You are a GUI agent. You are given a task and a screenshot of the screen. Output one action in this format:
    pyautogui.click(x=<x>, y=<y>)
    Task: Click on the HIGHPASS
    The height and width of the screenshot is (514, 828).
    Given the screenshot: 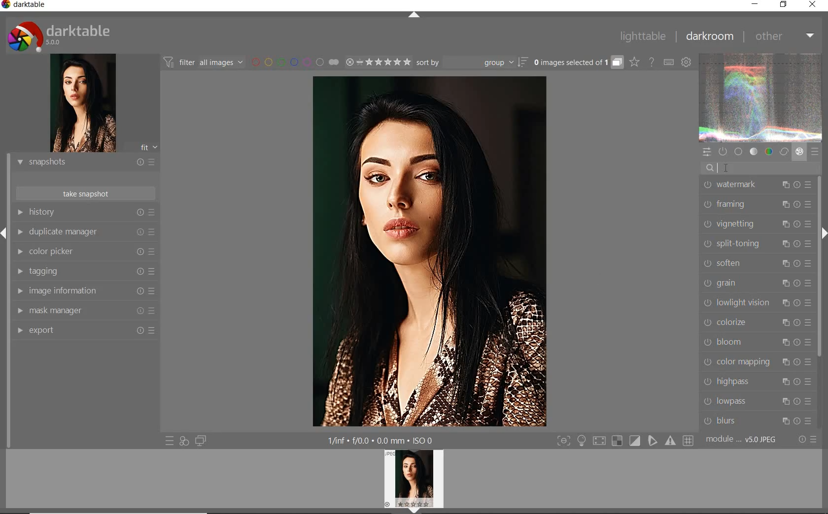 What is the action you would take?
    pyautogui.click(x=755, y=382)
    